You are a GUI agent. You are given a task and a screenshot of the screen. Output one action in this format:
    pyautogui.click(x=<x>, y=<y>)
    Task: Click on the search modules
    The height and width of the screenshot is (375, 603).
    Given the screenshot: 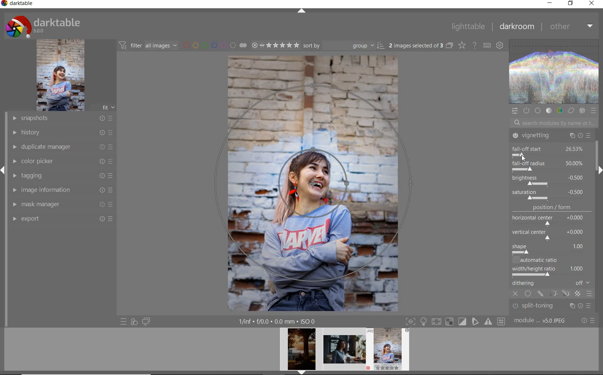 What is the action you would take?
    pyautogui.click(x=552, y=124)
    